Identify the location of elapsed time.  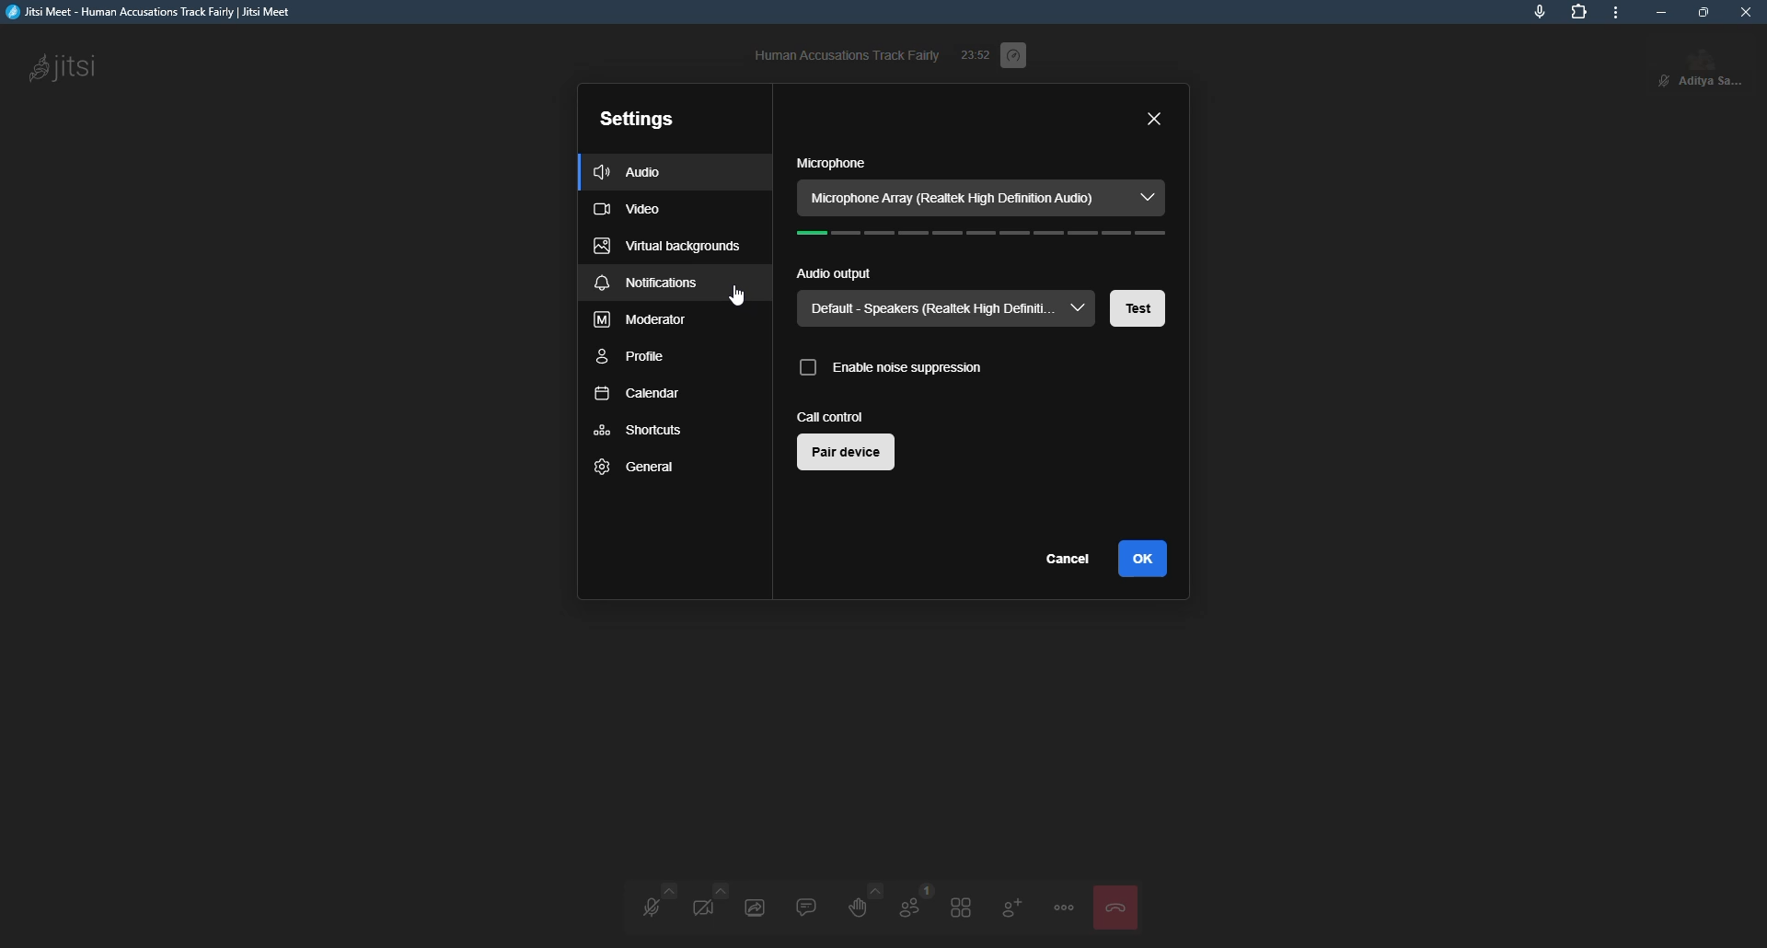
(976, 52).